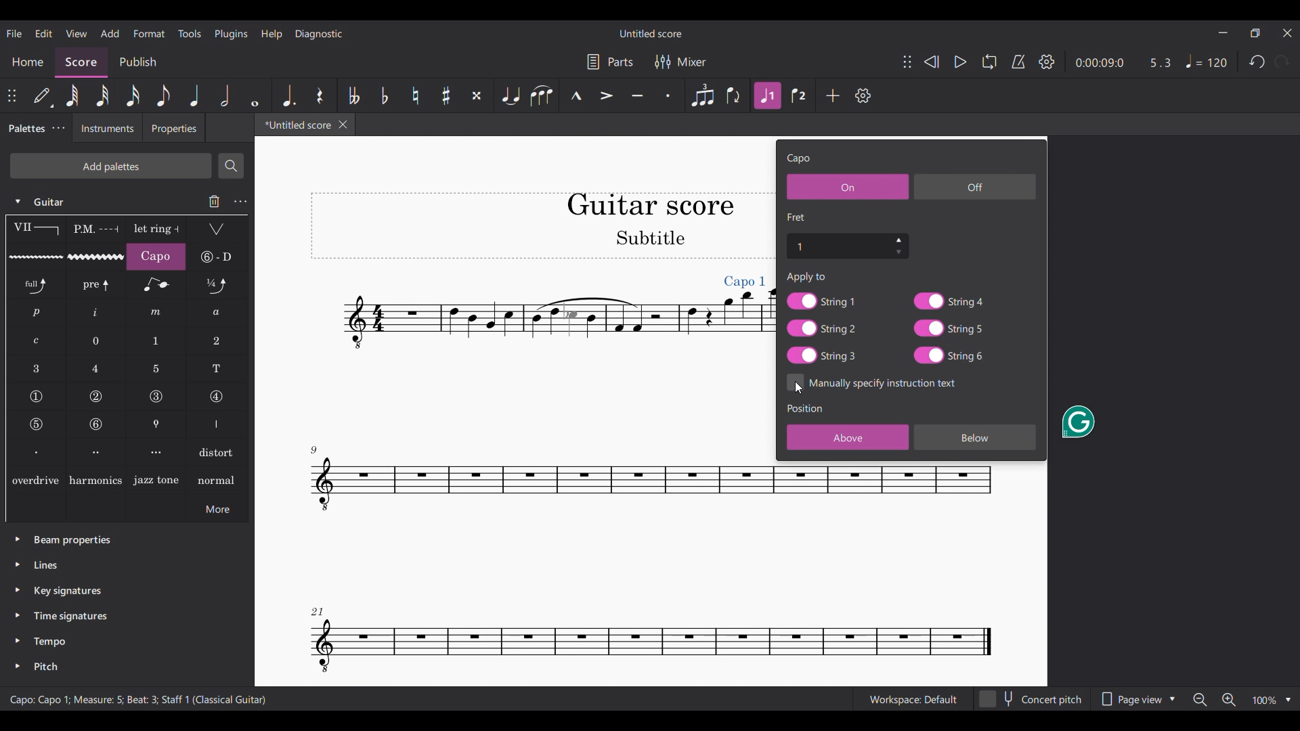 The width and height of the screenshot is (1300, 731). Describe the element at coordinates (217, 229) in the screenshot. I see `Tremolo bar` at that location.